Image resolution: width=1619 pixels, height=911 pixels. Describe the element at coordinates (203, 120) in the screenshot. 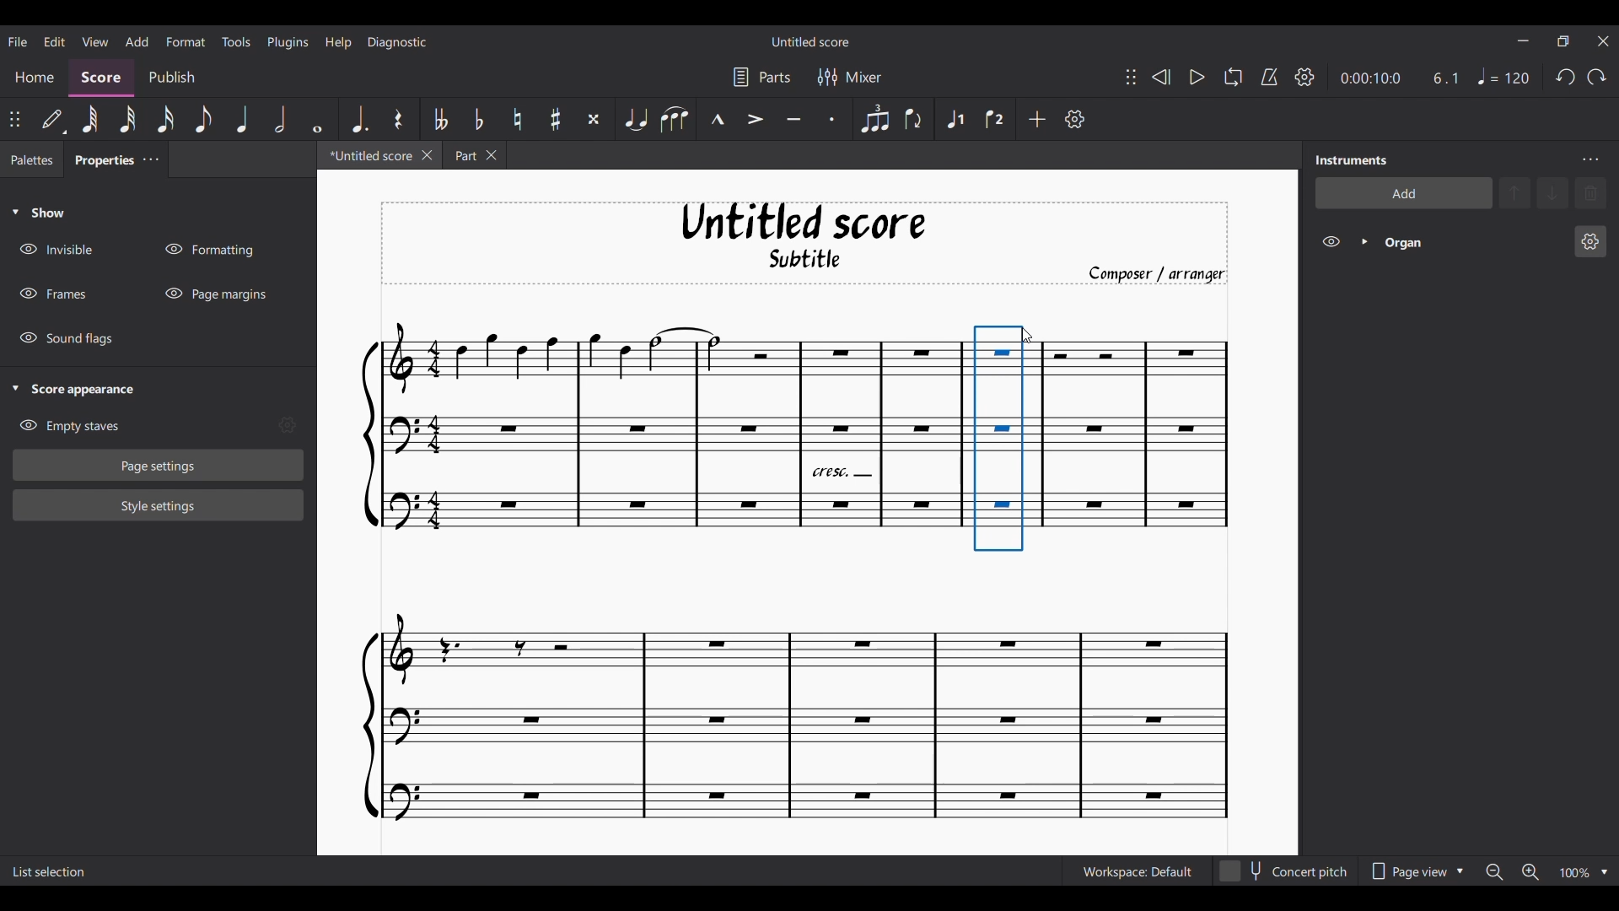

I see `8th note` at that location.